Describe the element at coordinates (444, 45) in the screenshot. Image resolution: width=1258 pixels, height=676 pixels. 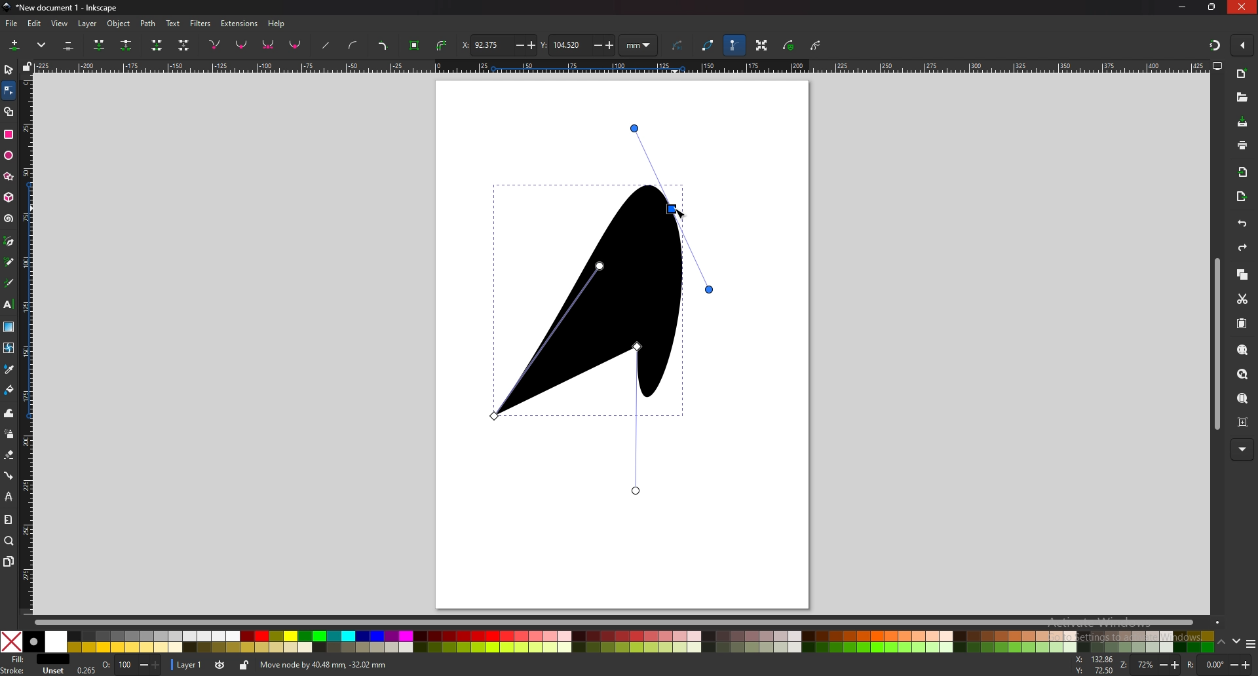
I see `stroke to path` at that location.